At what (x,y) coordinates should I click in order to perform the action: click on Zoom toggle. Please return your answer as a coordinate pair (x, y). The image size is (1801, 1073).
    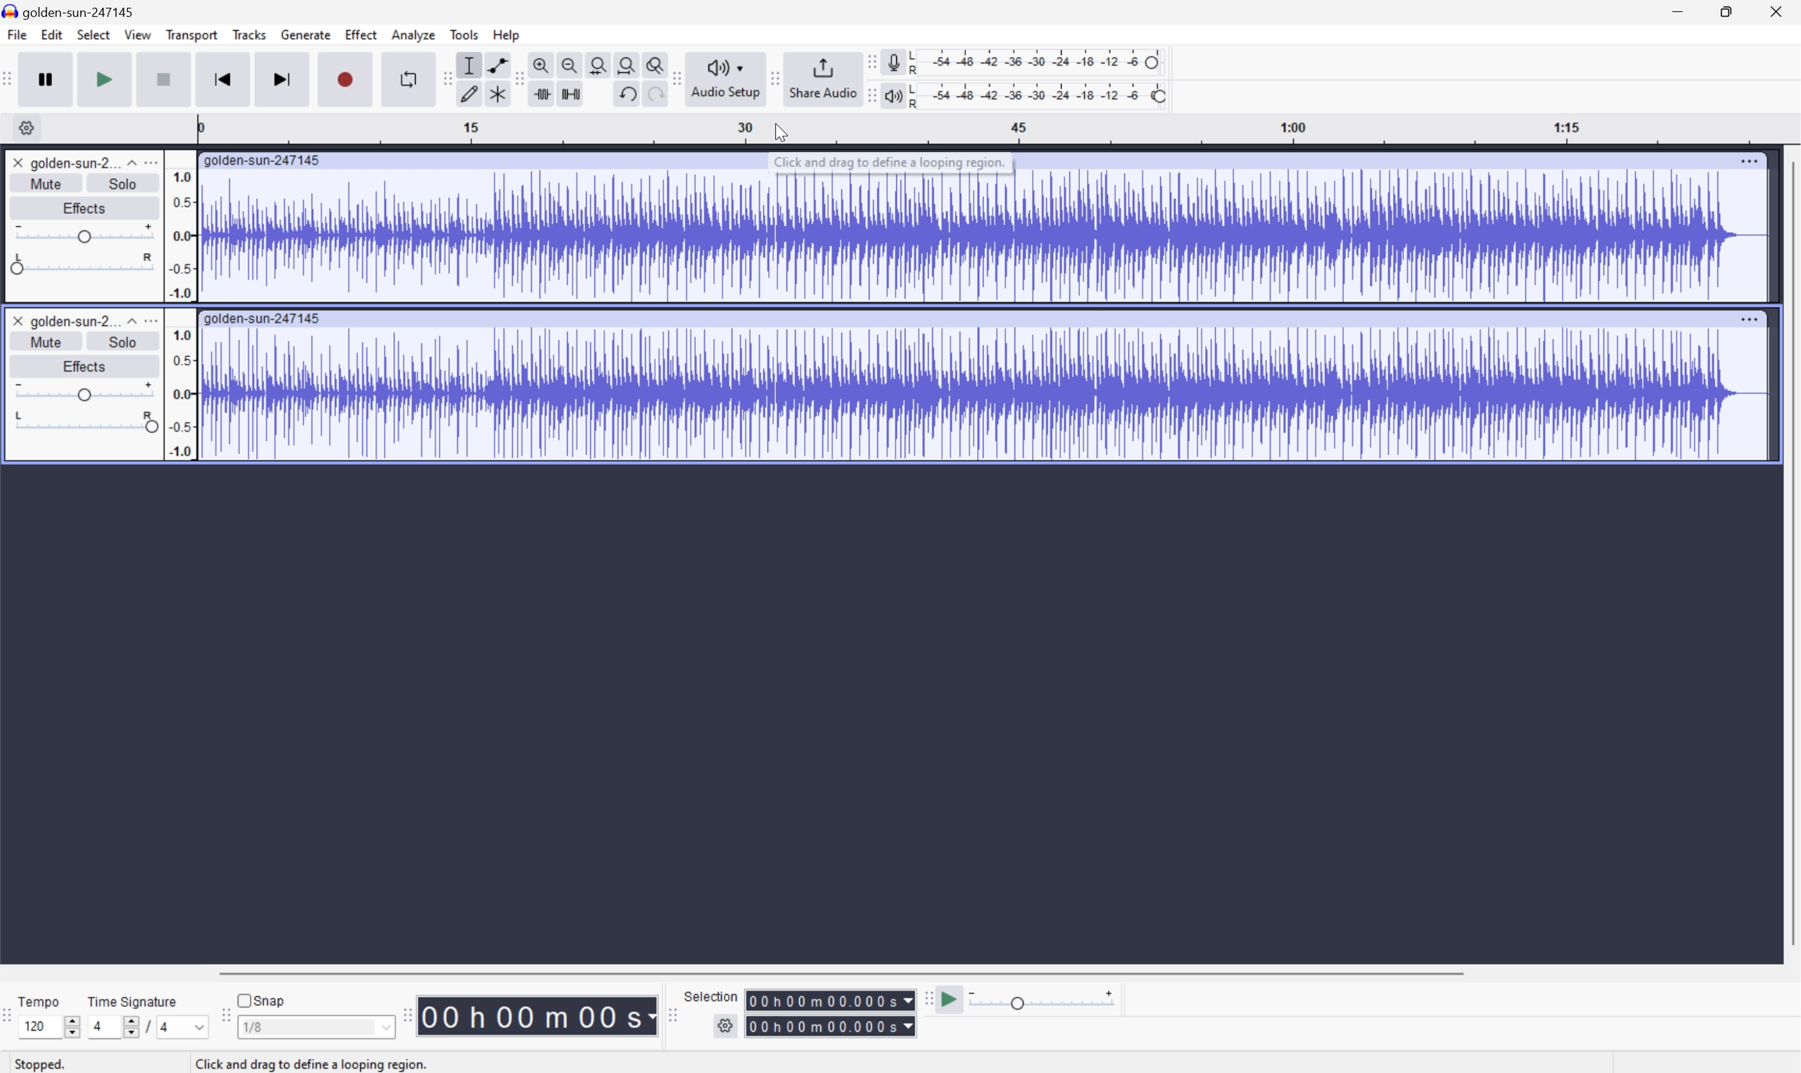
    Looking at the image, I should click on (653, 63).